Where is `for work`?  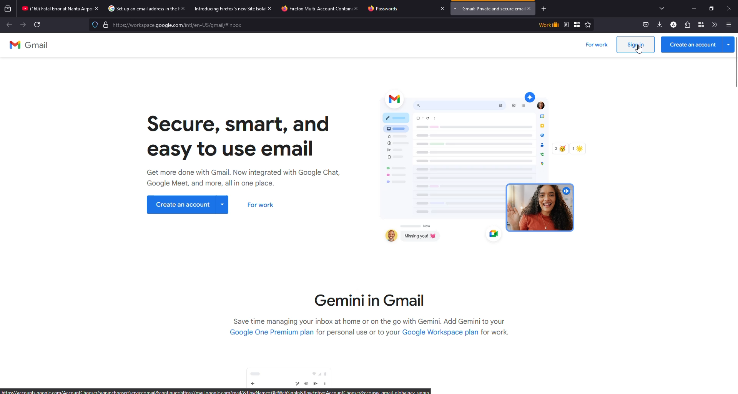
for work is located at coordinates (597, 46).